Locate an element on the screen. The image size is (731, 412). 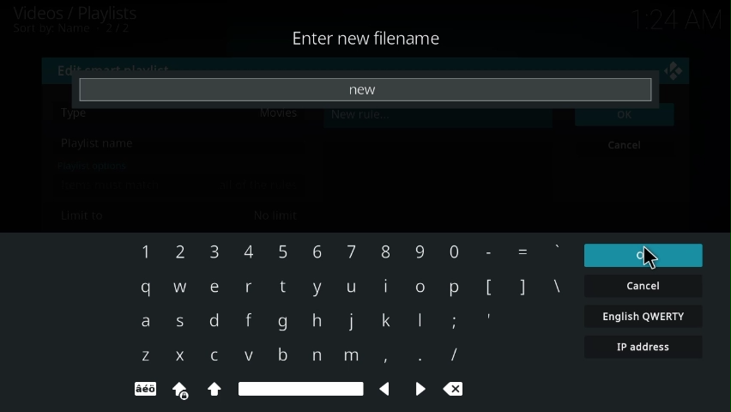
r is located at coordinates (247, 288).